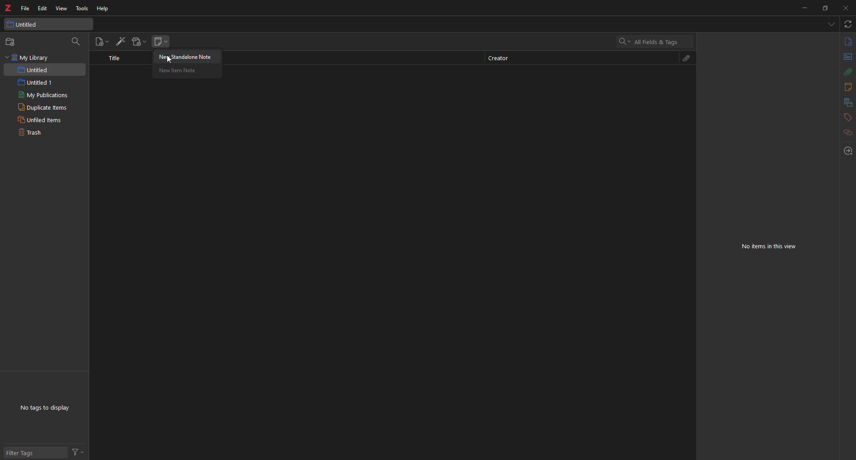  Describe the element at coordinates (774, 246) in the screenshot. I see `no items in this view` at that location.